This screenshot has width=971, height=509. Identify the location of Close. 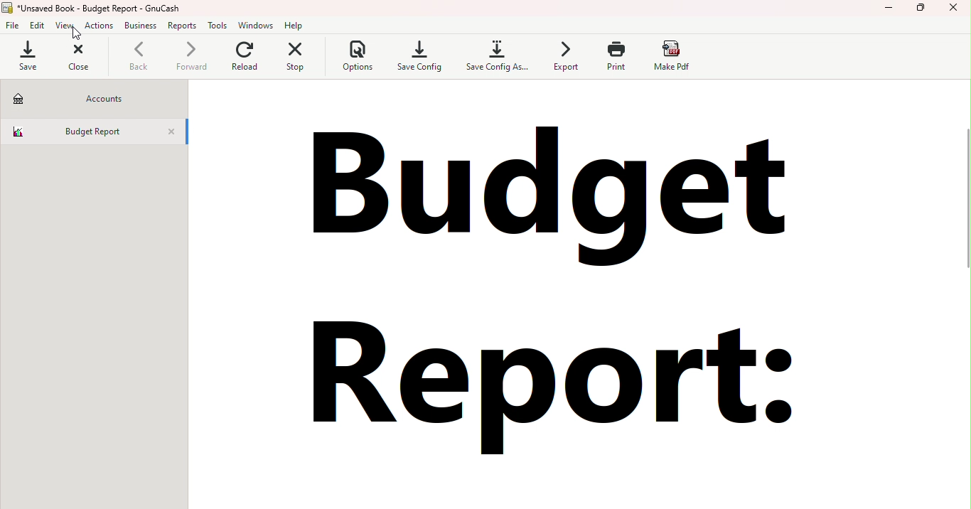
(78, 59).